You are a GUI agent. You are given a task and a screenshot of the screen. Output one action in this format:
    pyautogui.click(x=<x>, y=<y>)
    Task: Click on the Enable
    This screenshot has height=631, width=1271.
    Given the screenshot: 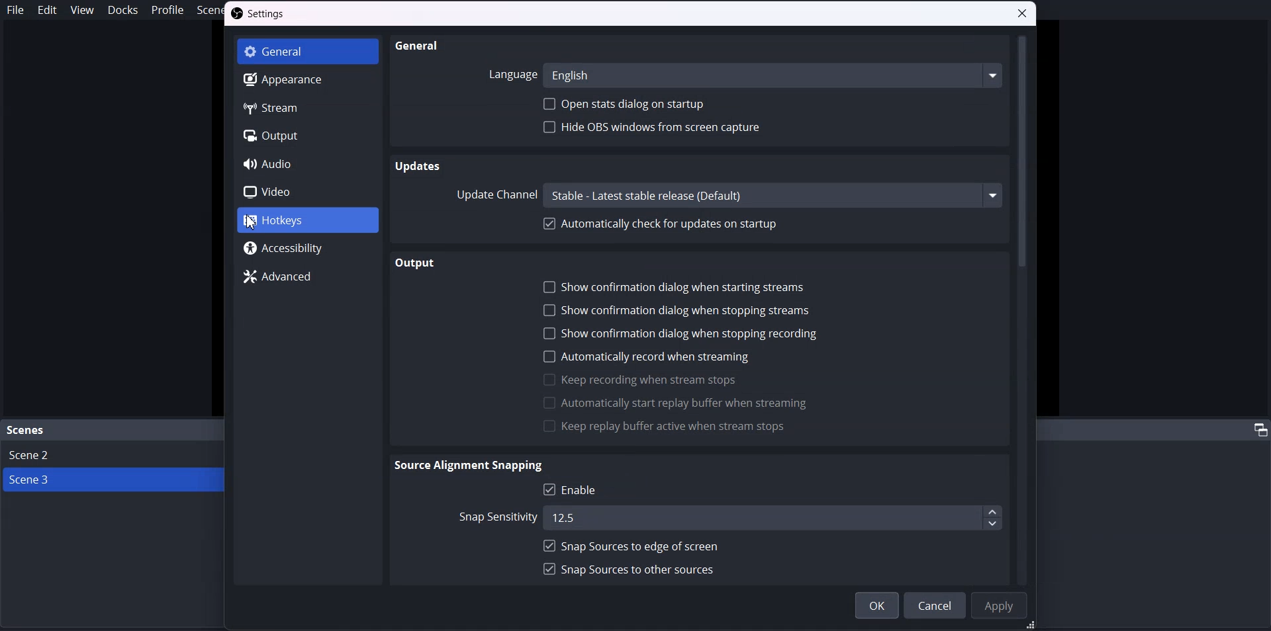 What is the action you would take?
    pyautogui.click(x=570, y=489)
    